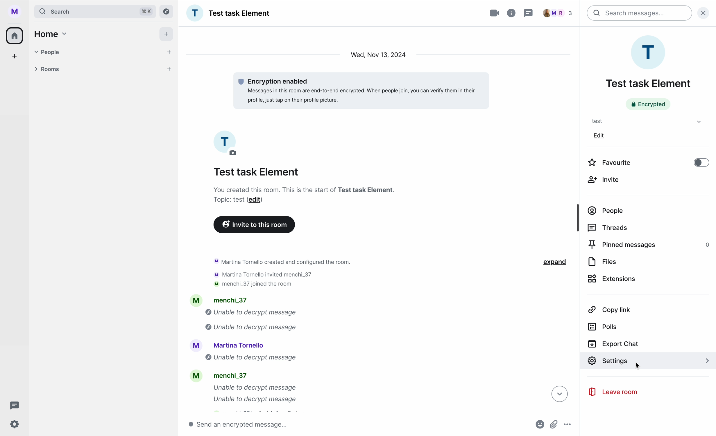 The height and width of the screenshot is (436, 716). What do you see at coordinates (241, 425) in the screenshot?
I see `send message` at bounding box center [241, 425].